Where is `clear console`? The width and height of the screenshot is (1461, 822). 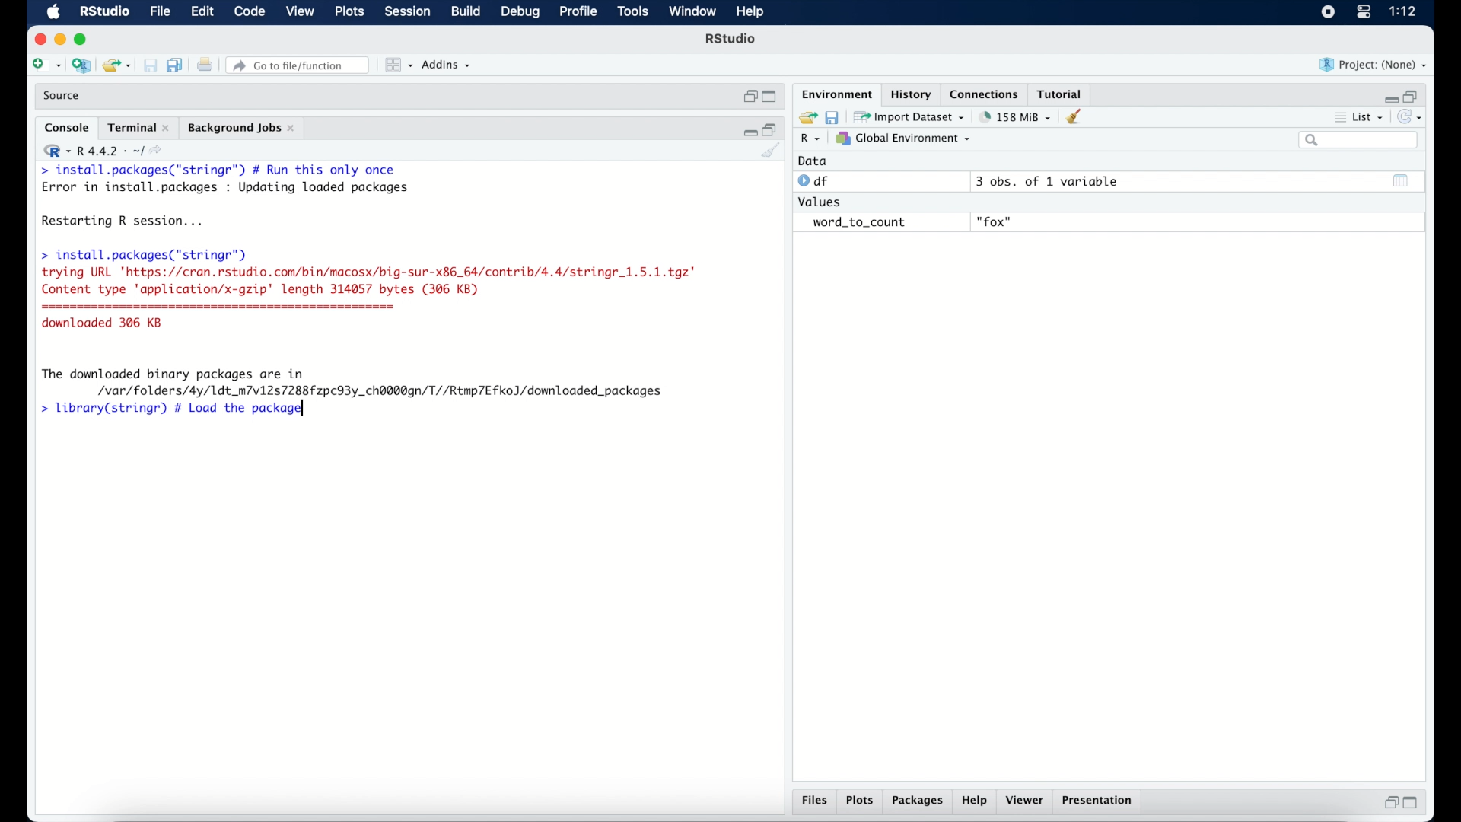
clear console is located at coordinates (772, 151).